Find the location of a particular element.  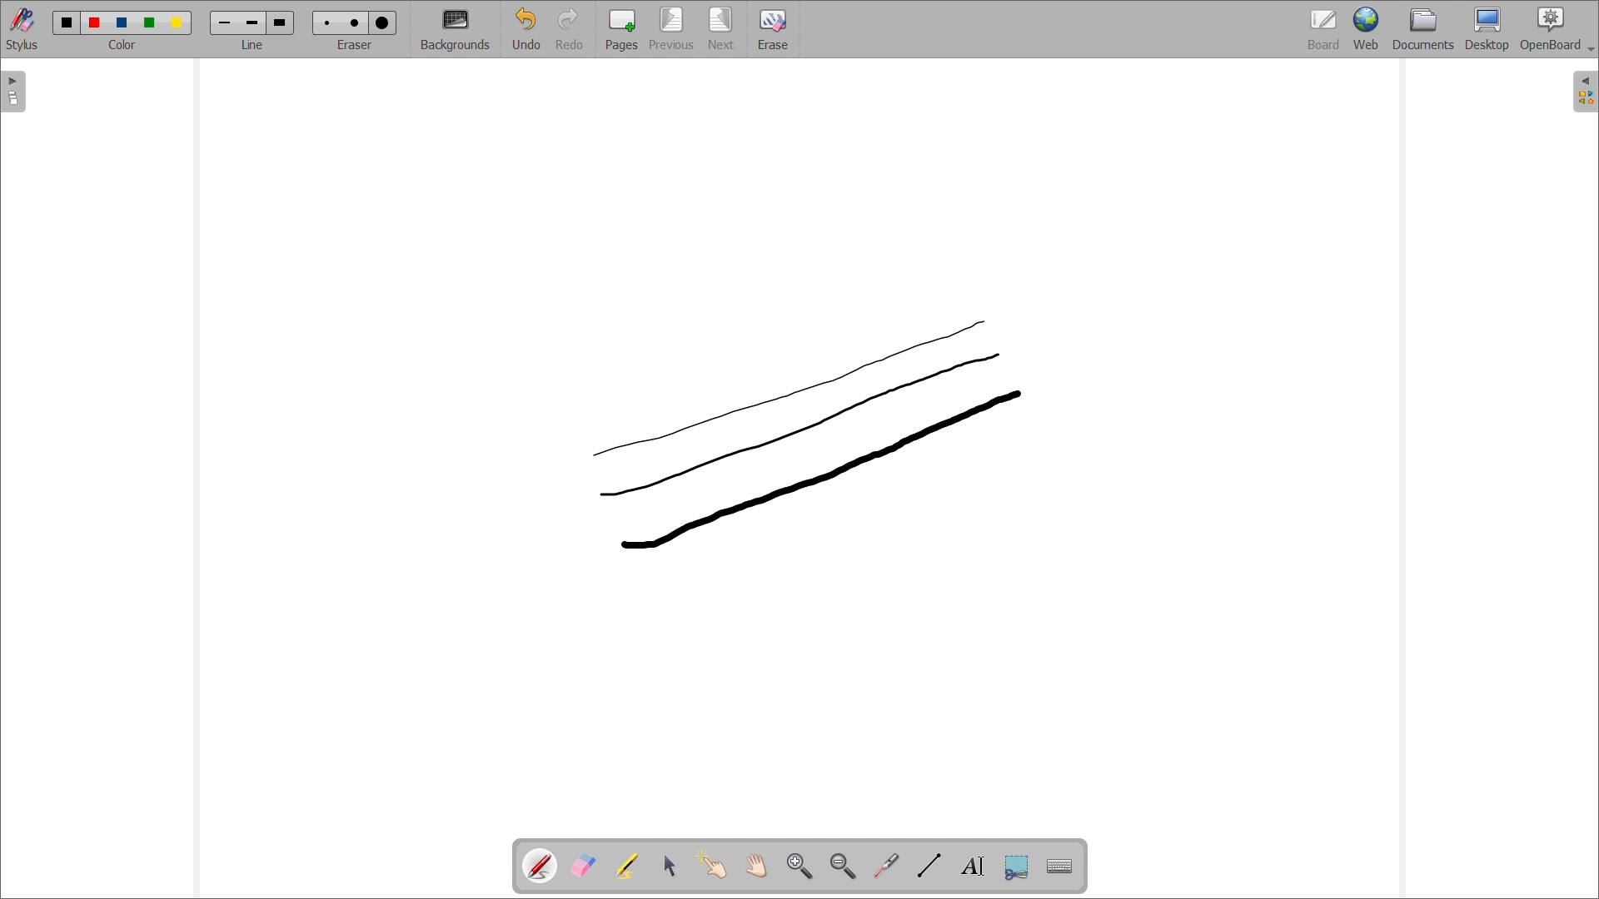

color is located at coordinates (67, 22).